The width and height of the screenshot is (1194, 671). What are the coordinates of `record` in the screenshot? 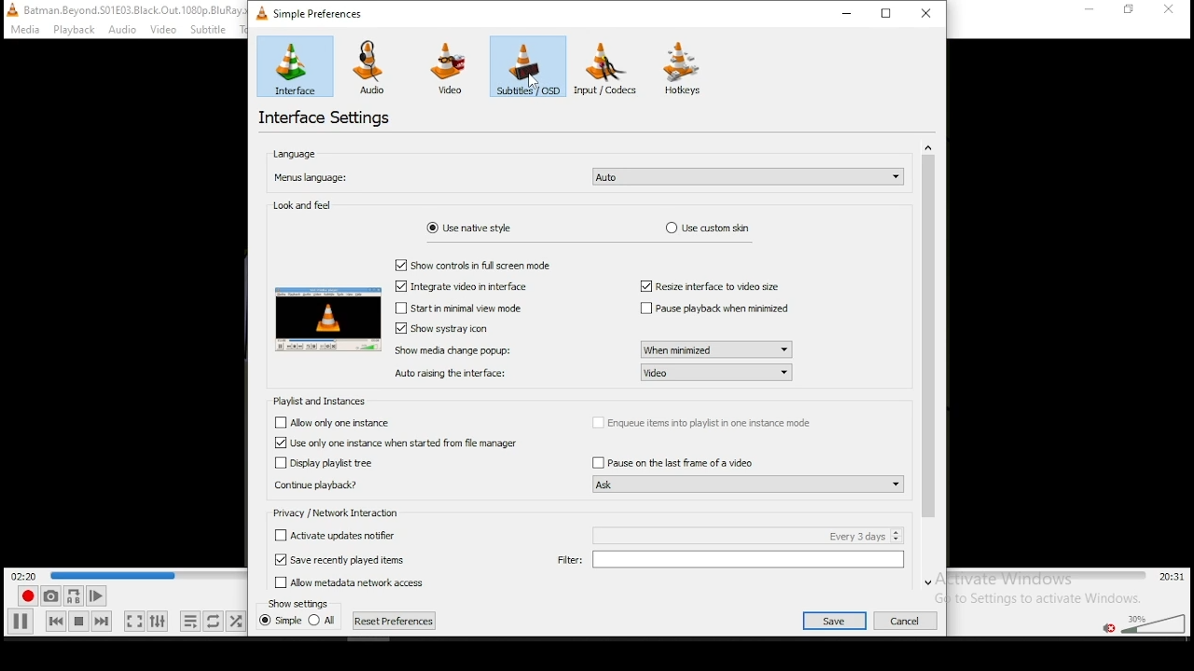 It's located at (28, 596).